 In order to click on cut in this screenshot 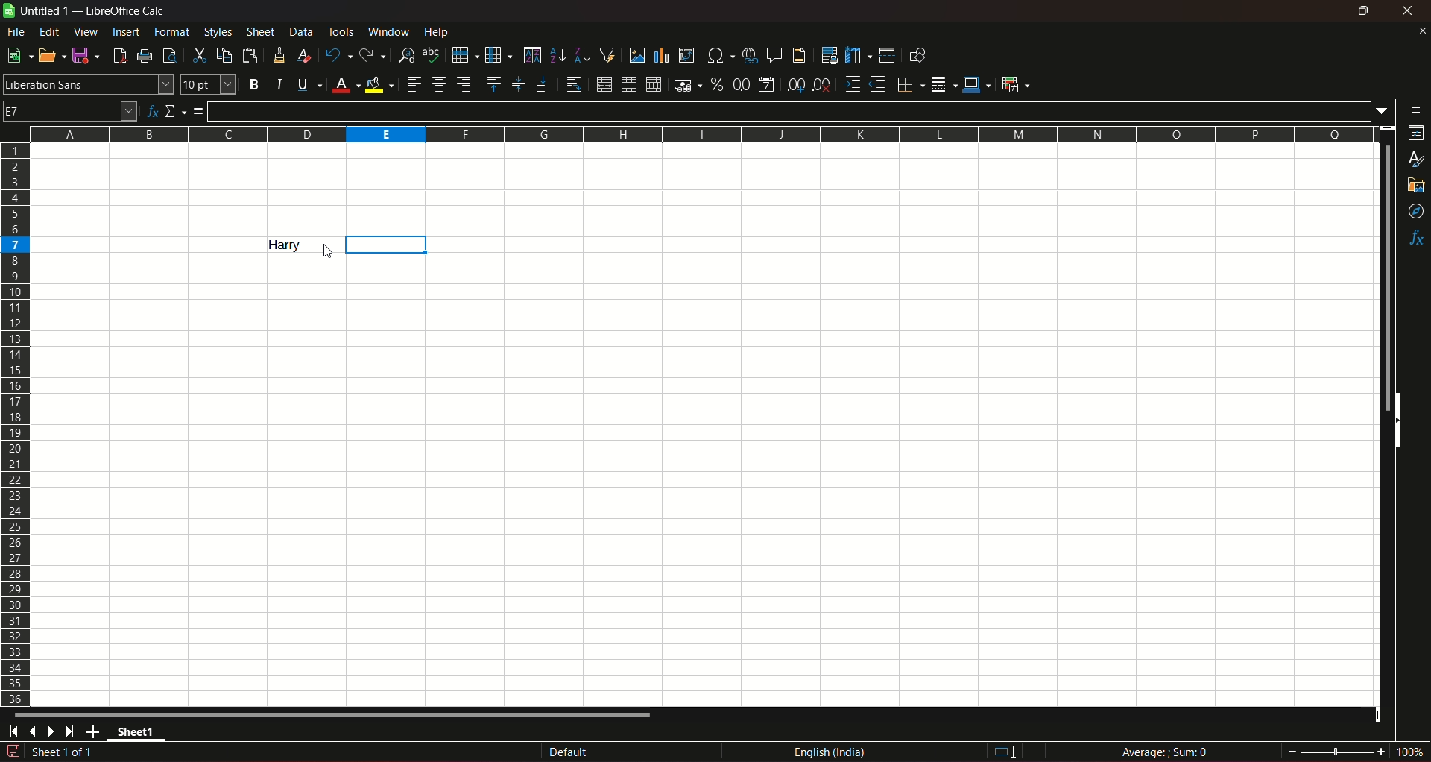, I will do `click(198, 55)`.